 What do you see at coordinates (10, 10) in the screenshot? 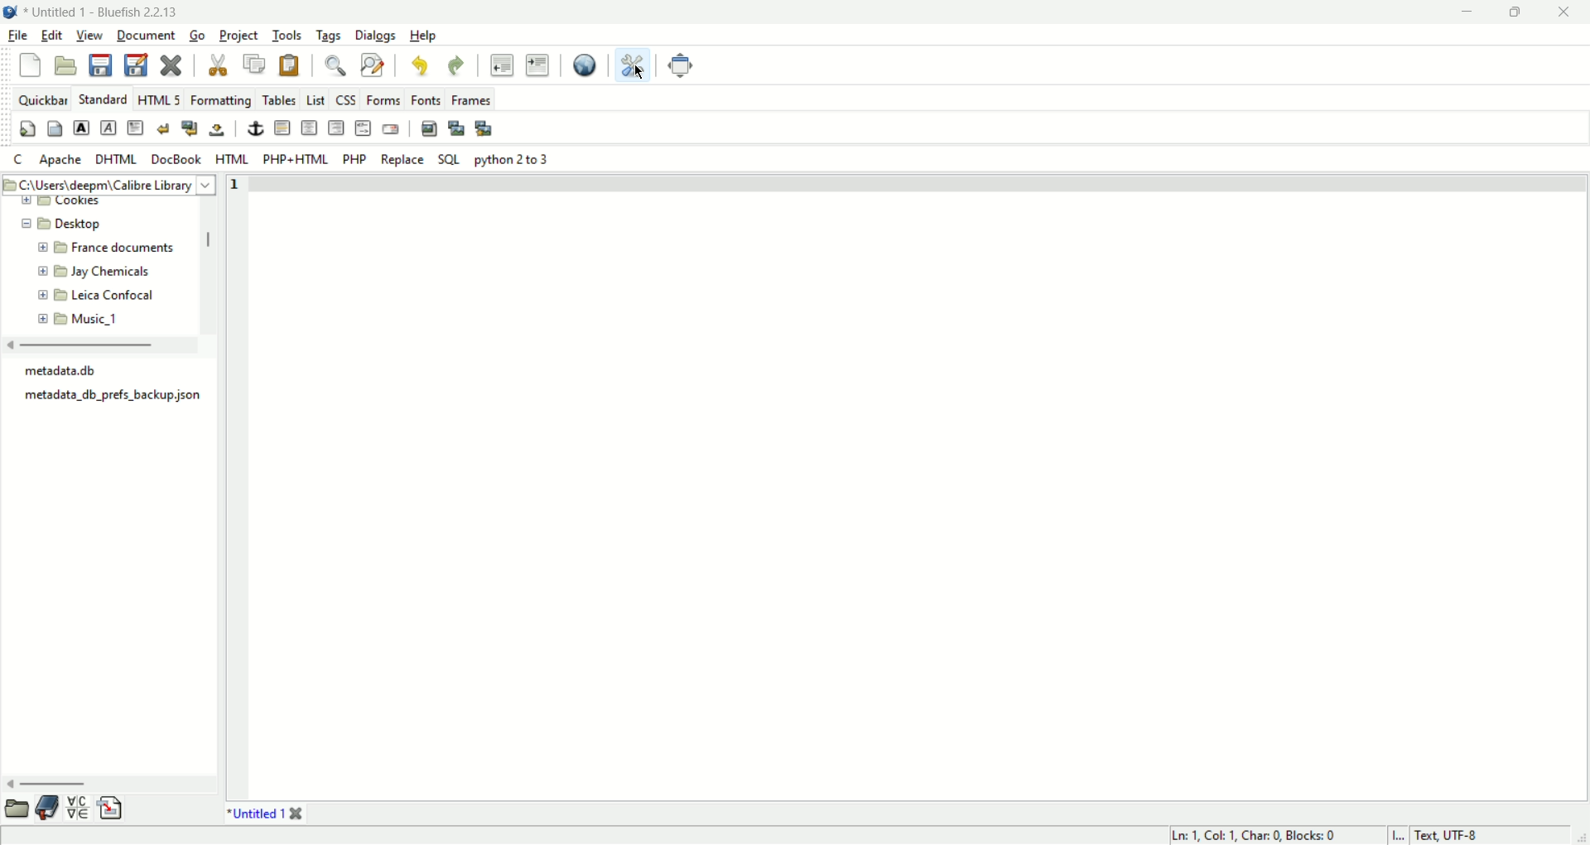
I see `application icon` at bounding box center [10, 10].